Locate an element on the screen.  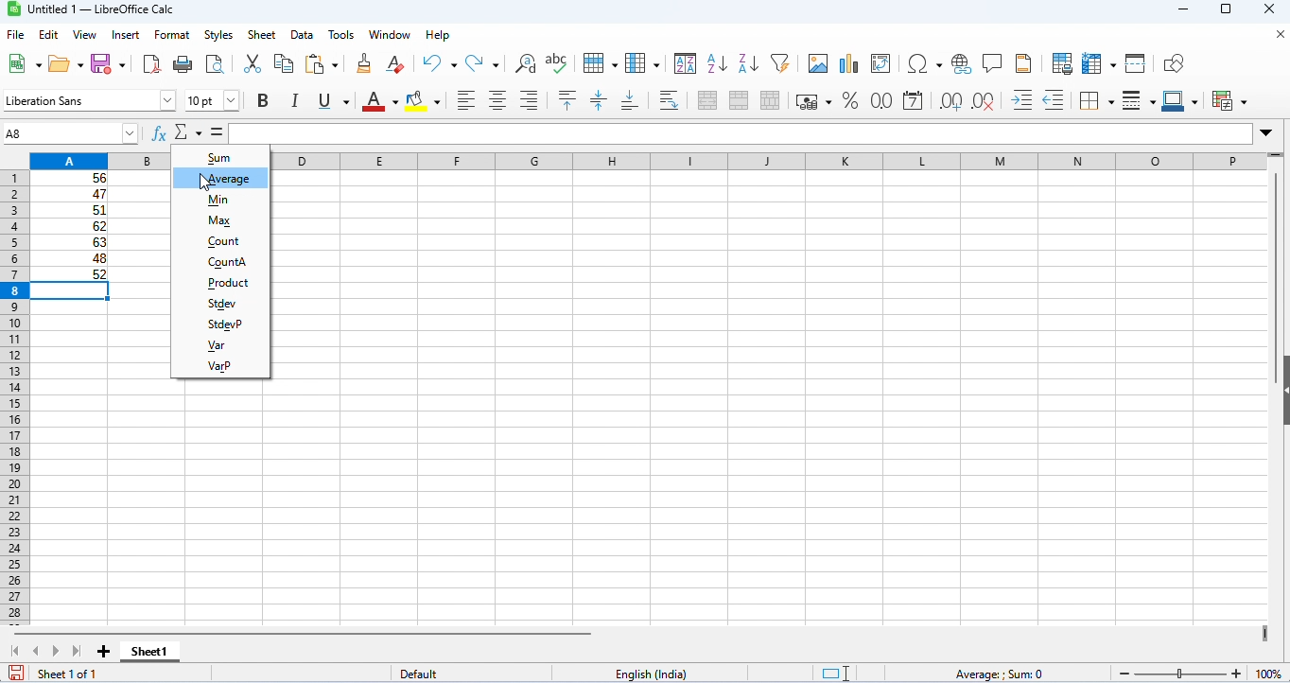
split window is located at coordinates (1138, 63).